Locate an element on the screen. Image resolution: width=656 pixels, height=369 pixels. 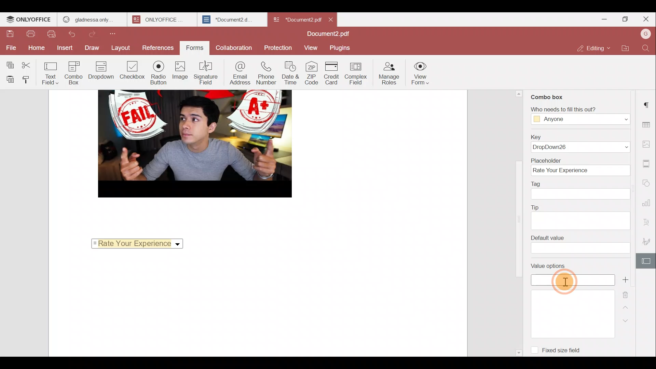
Print file is located at coordinates (31, 35).